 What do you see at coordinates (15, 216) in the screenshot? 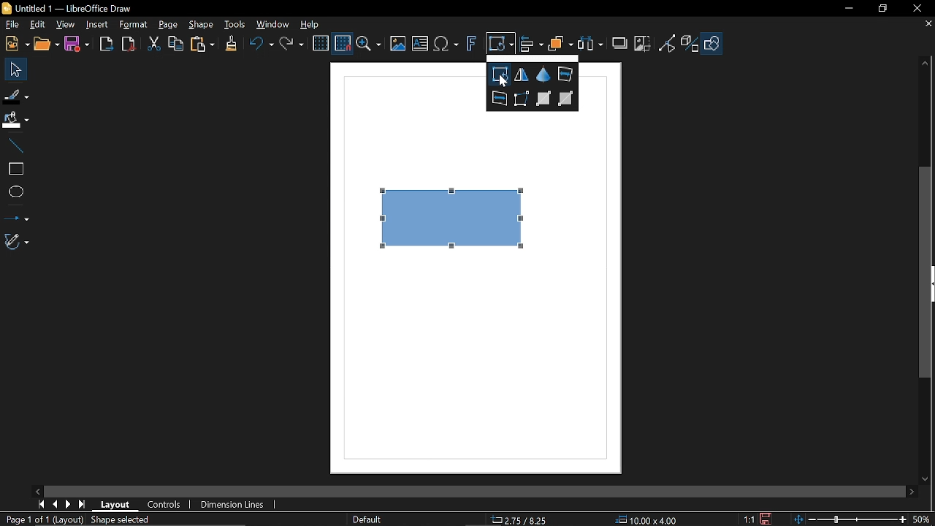
I see `Lines and arrows` at bounding box center [15, 216].